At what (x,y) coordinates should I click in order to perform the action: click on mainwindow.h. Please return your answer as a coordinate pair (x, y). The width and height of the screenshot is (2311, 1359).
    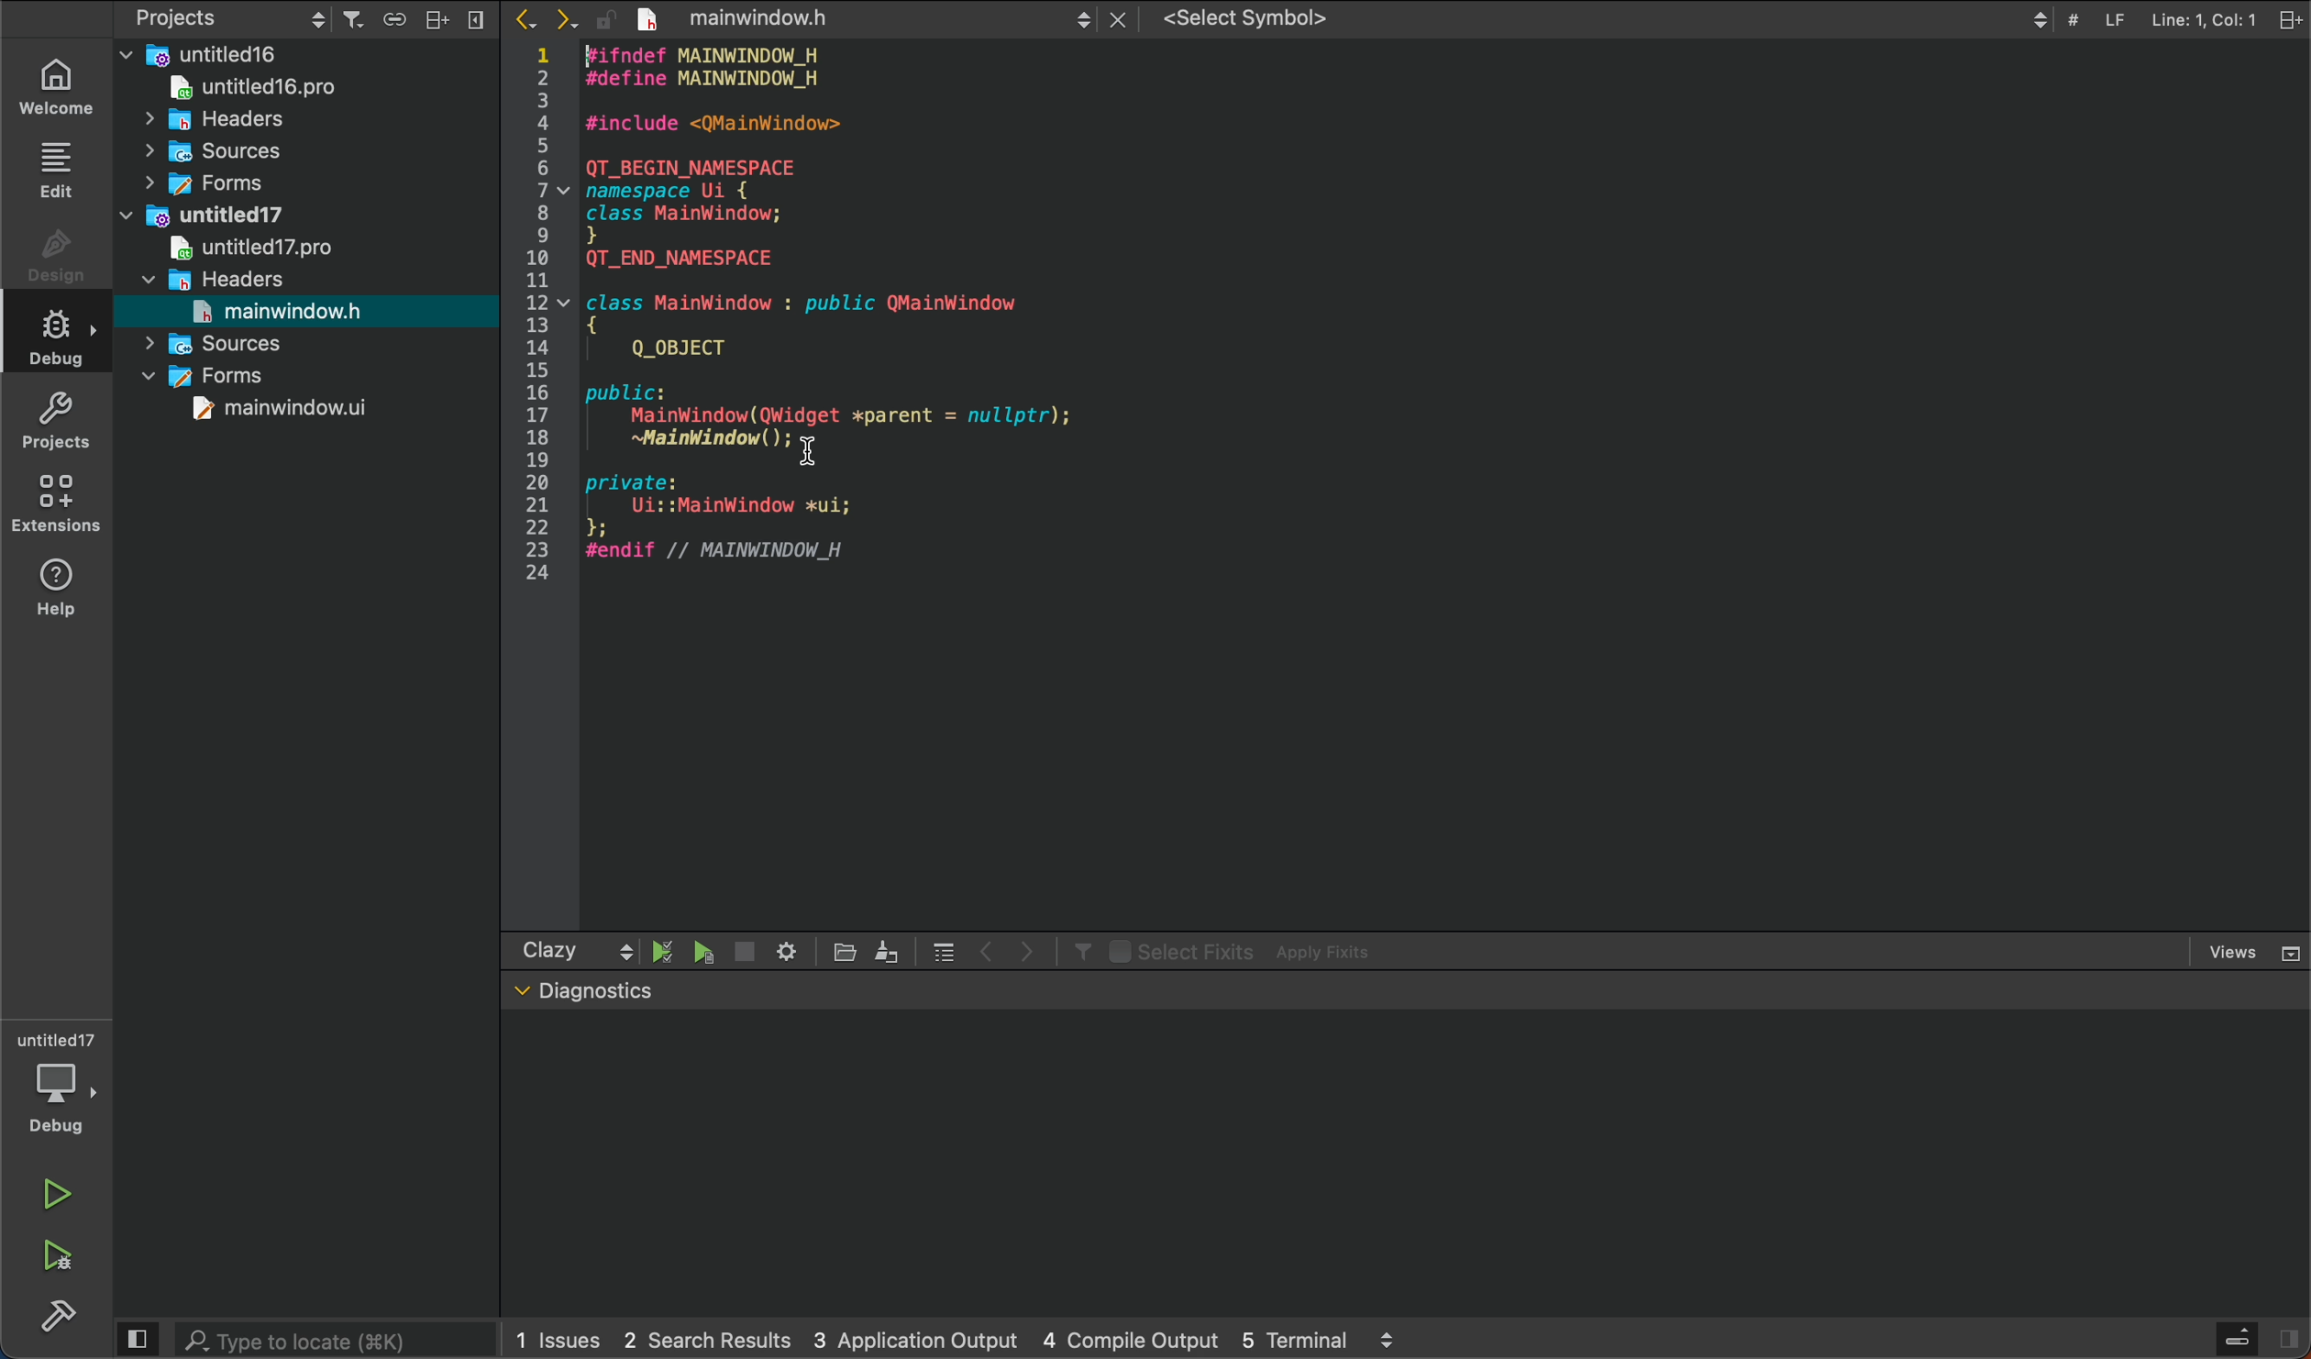
    Looking at the image, I should click on (881, 19).